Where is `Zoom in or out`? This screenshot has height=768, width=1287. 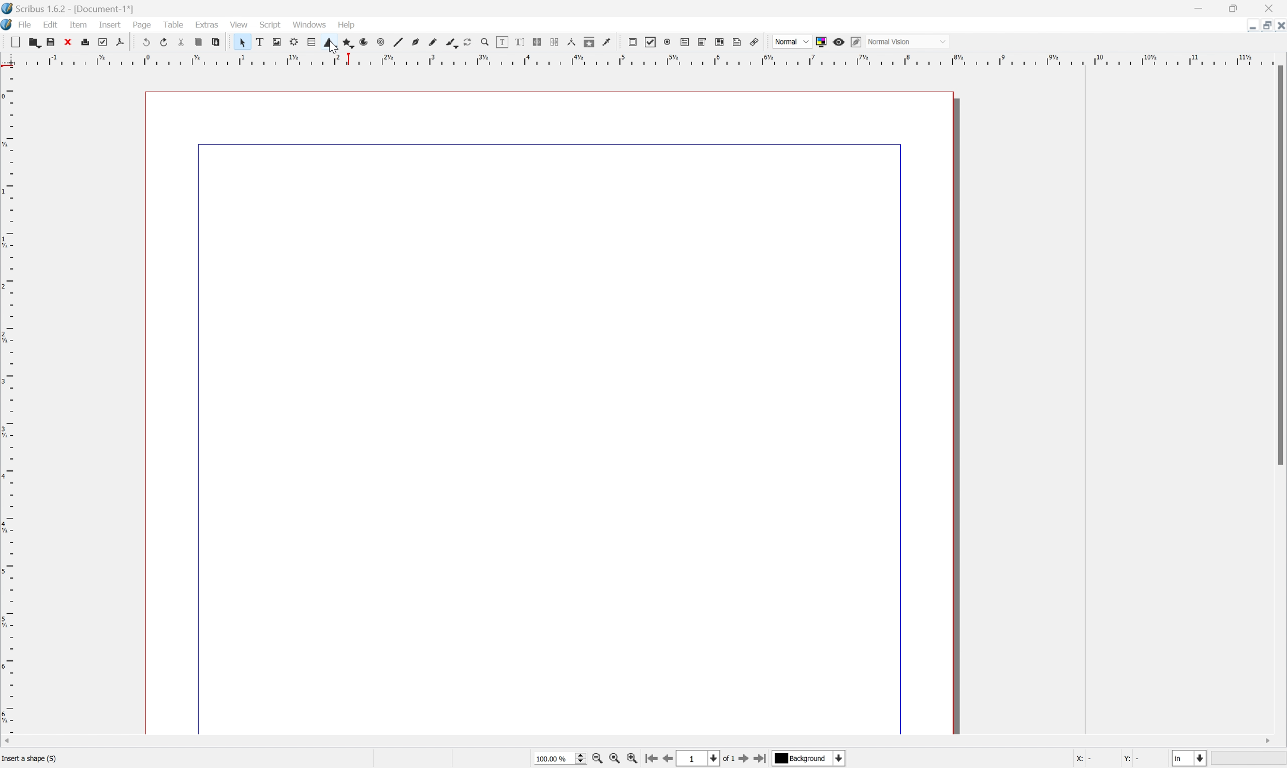
Zoom in or out is located at coordinates (483, 41).